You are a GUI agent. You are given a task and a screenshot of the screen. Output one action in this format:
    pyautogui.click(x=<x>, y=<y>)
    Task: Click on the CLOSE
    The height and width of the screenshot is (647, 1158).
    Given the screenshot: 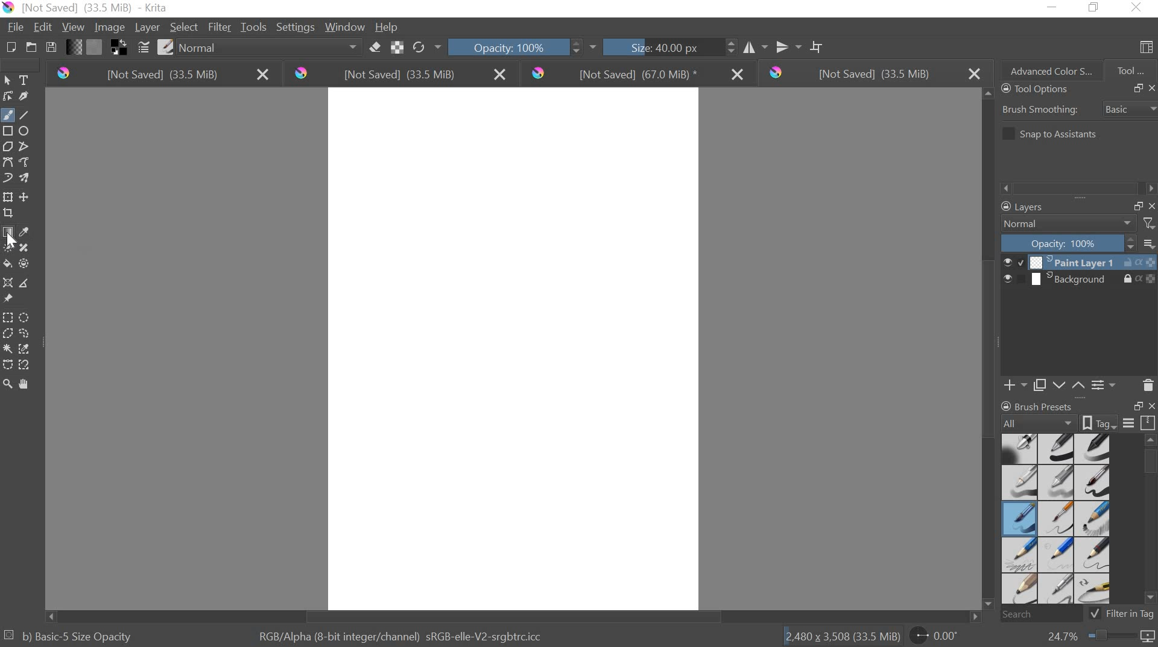 What is the action you would take?
    pyautogui.click(x=1151, y=205)
    